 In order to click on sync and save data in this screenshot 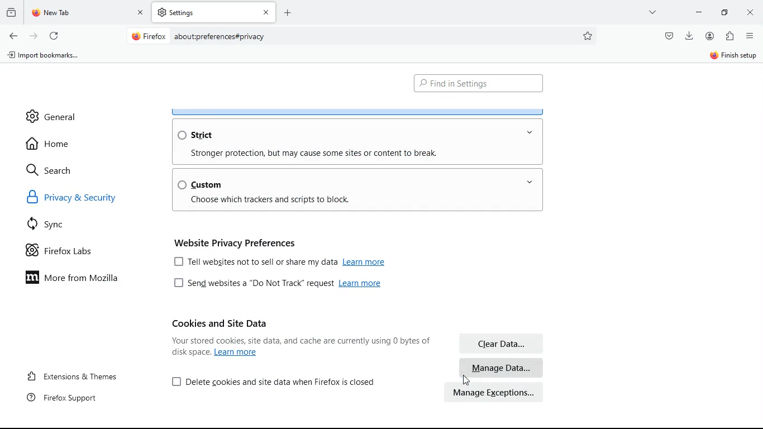, I will do `click(652, 57)`.